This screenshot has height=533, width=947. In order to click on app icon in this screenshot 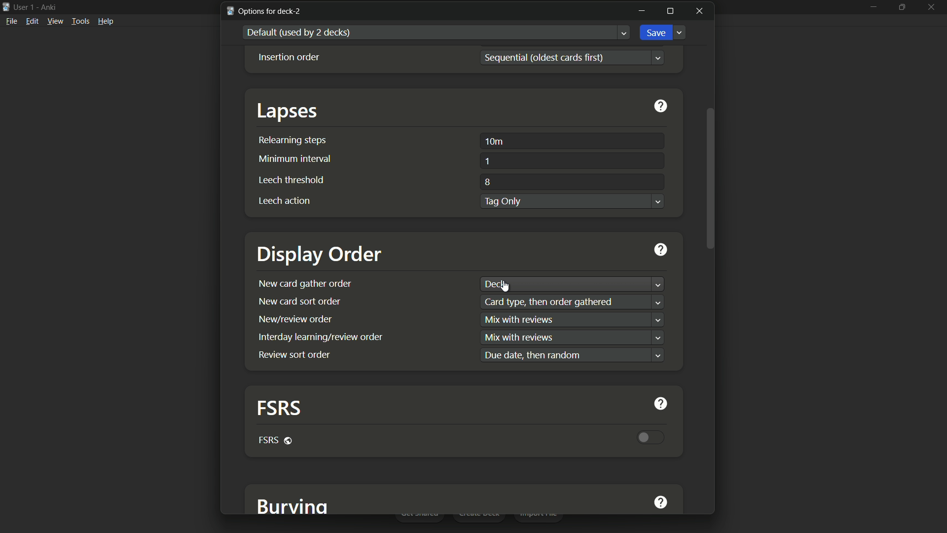, I will do `click(6, 6)`.